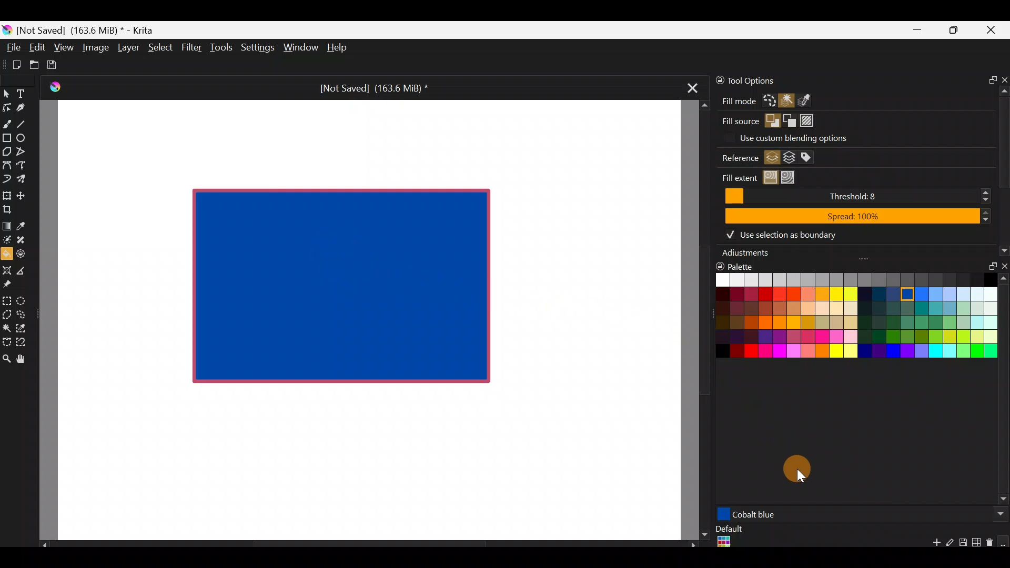  What do you see at coordinates (807, 118) in the screenshot?
I see `Pattern` at bounding box center [807, 118].